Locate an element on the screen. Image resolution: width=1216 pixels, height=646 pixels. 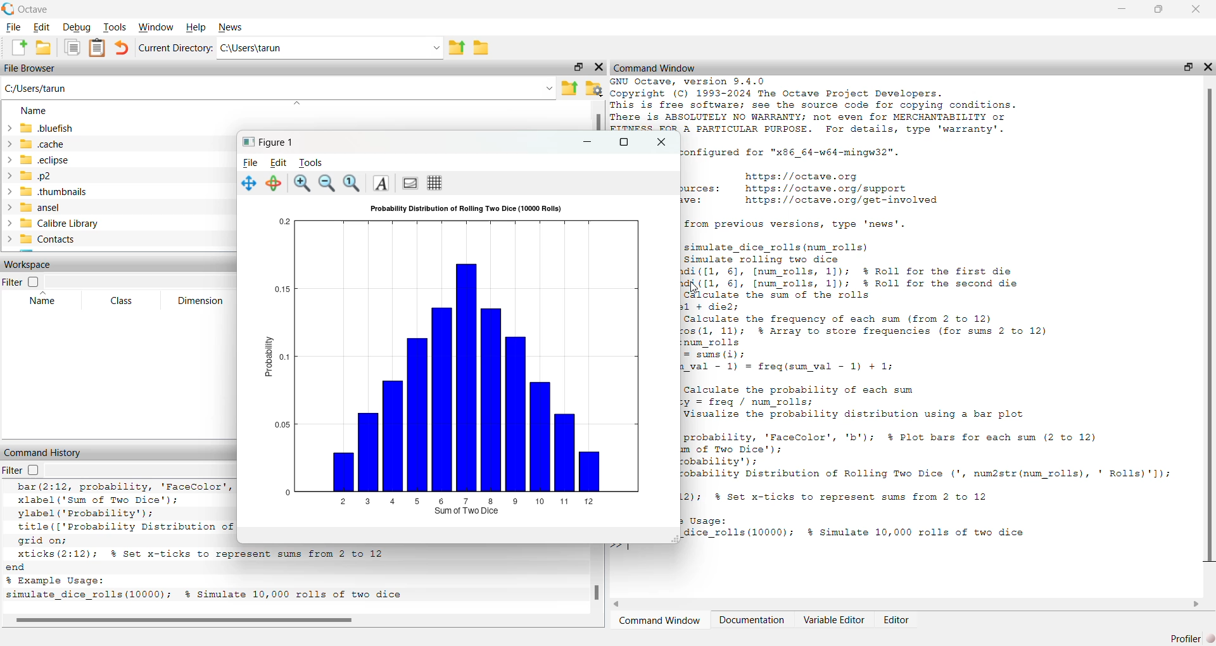
save as is located at coordinates (44, 47).